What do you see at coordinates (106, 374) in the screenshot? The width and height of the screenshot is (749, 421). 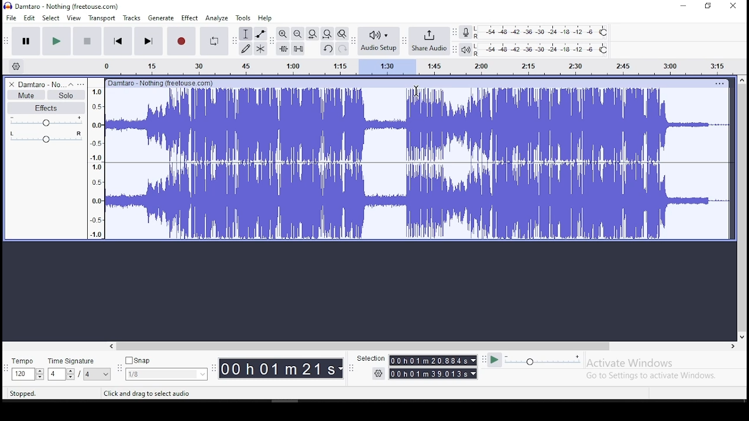 I see `drop down` at bounding box center [106, 374].